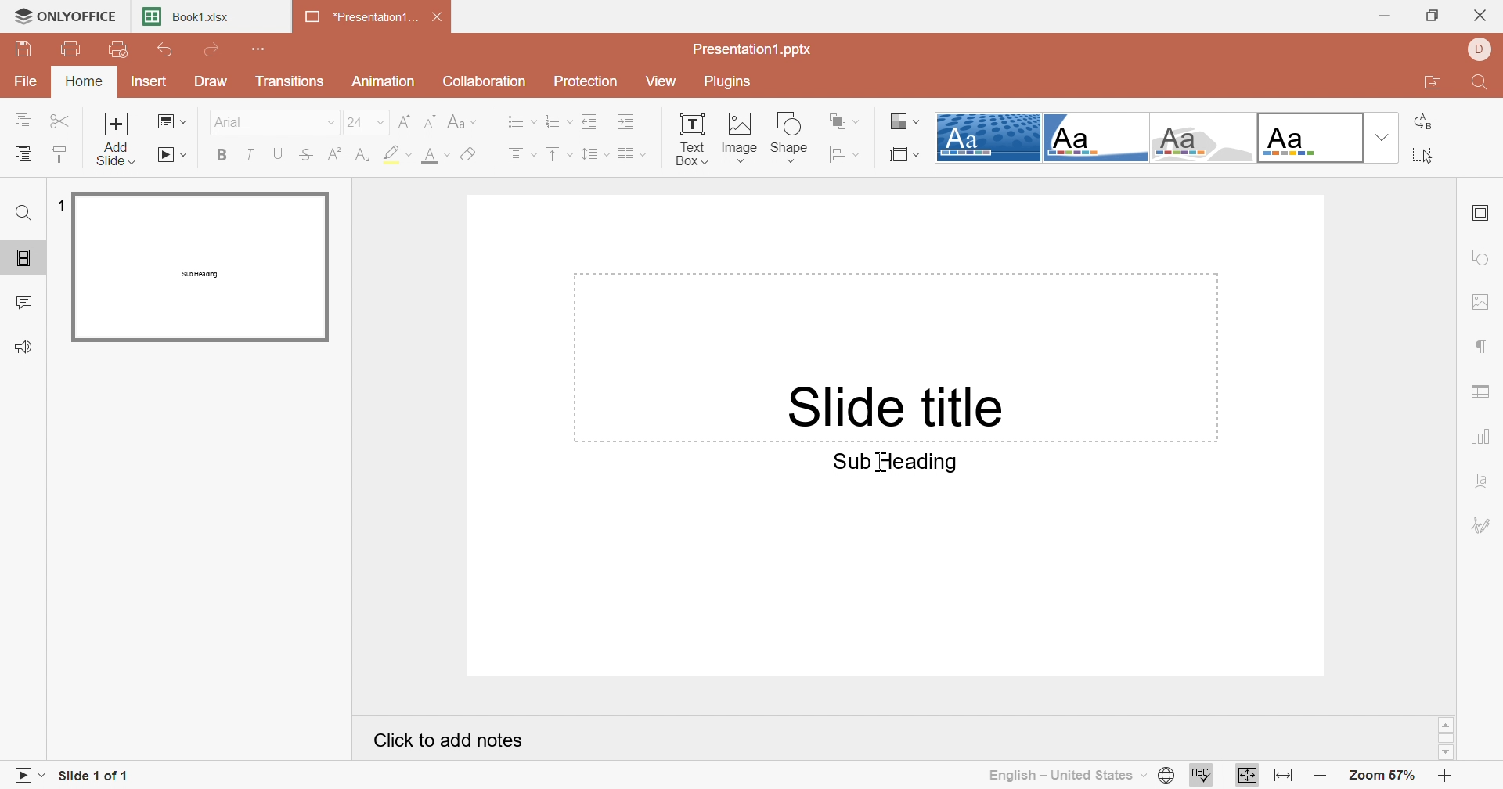  I want to click on Chart settings, so click(1480, 439).